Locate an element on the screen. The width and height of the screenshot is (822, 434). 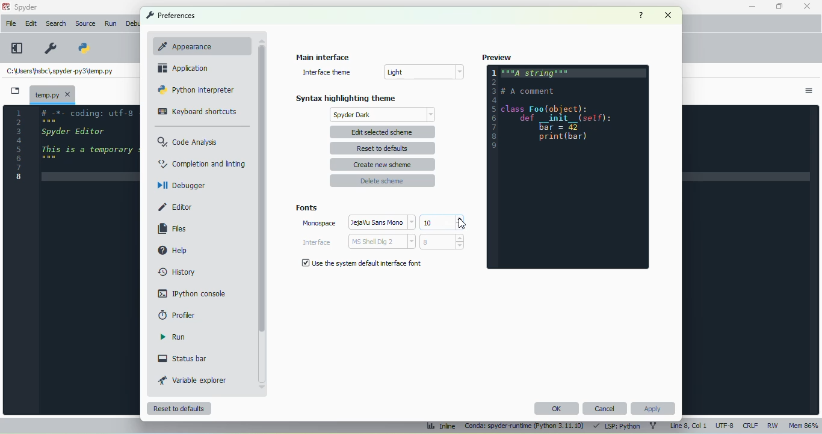
line 8, col 1 is located at coordinates (689, 426).